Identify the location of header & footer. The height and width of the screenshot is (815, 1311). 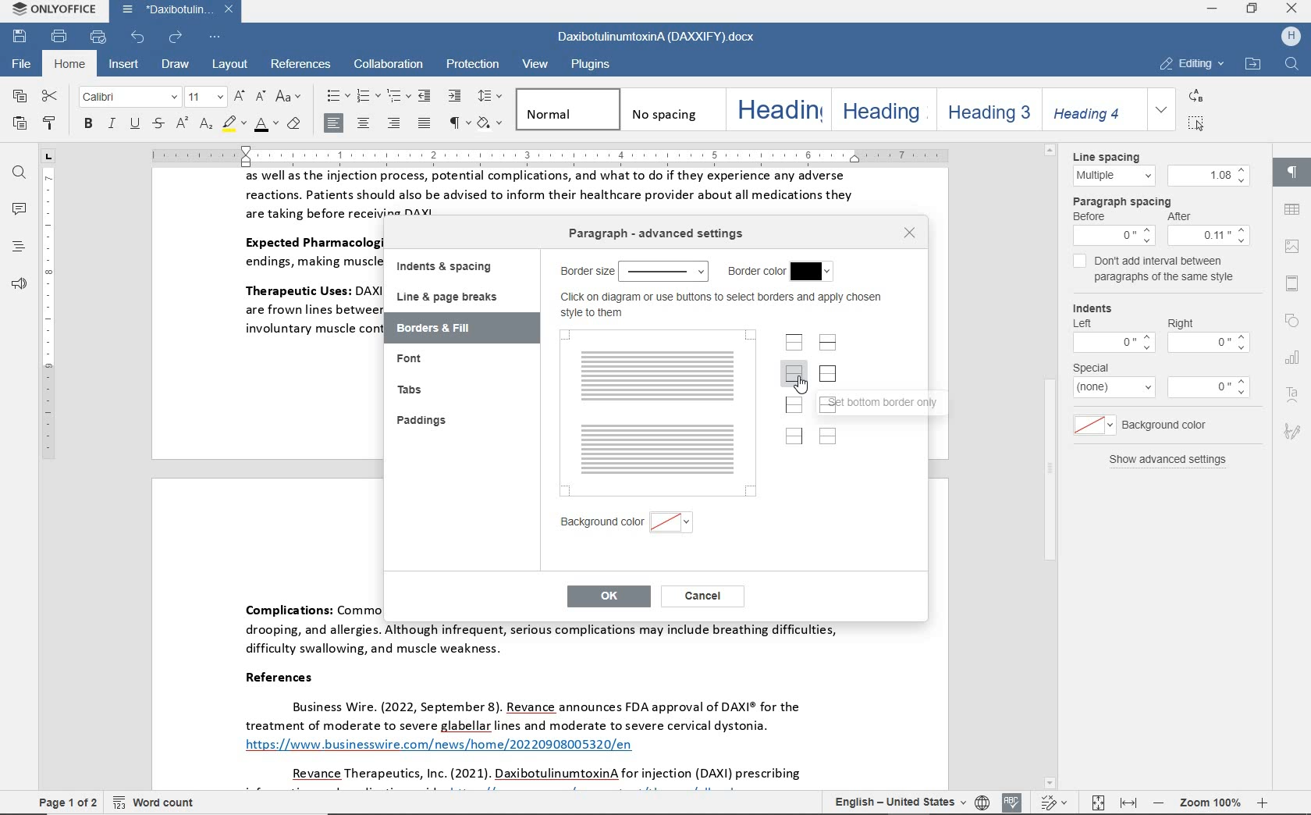
(1291, 283).